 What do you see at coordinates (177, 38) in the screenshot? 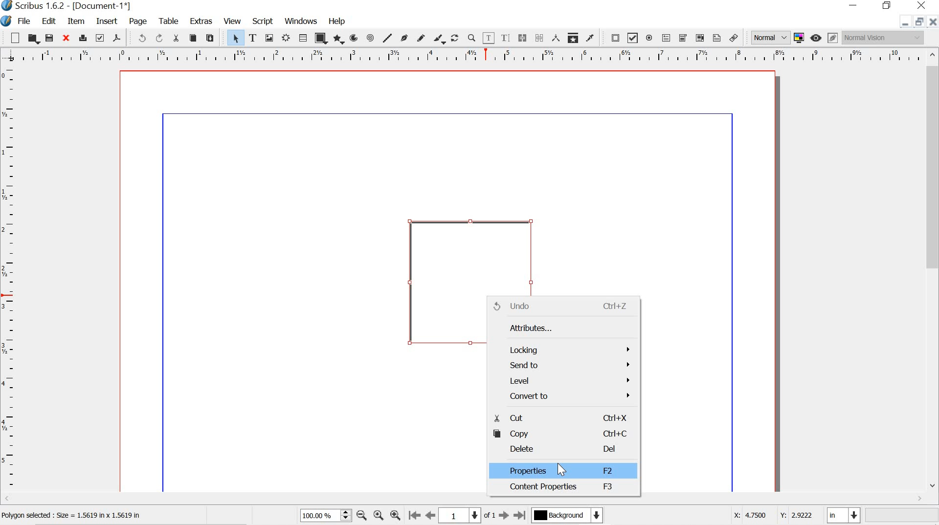
I see `cut` at bounding box center [177, 38].